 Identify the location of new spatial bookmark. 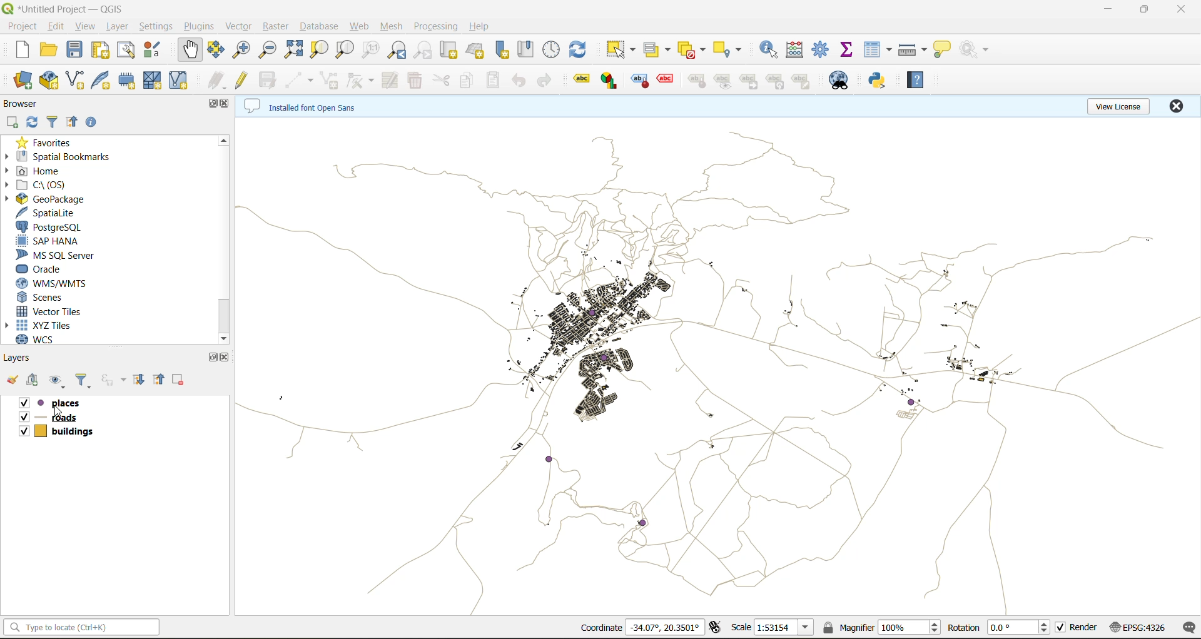
(506, 49).